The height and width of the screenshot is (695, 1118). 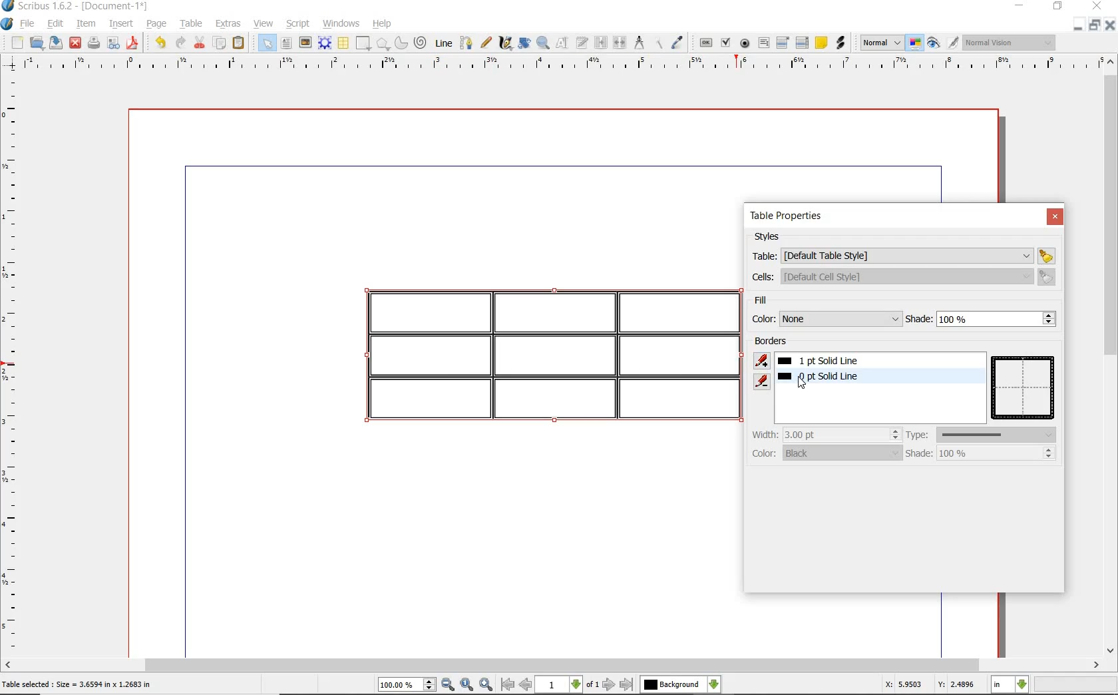 What do you see at coordinates (508, 685) in the screenshot?
I see `go to first page` at bounding box center [508, 685].